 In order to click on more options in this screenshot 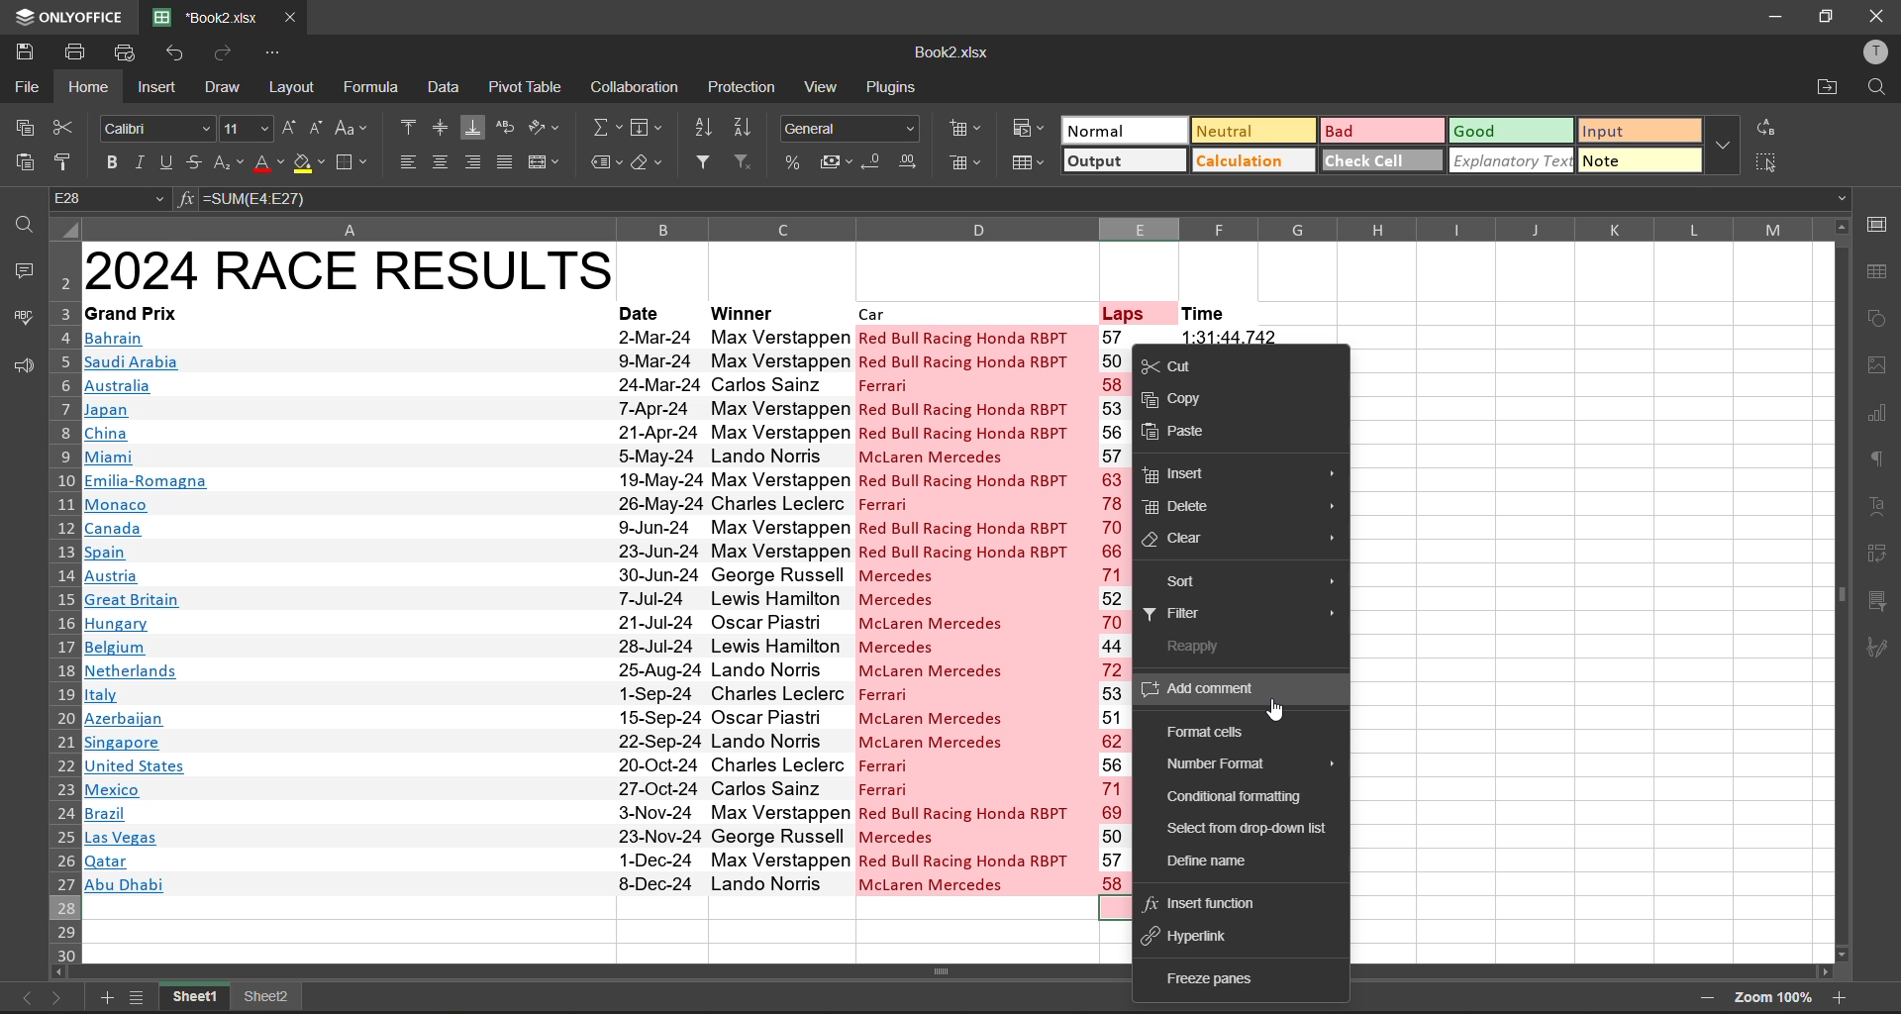, I will do `click(1725, 147)`.